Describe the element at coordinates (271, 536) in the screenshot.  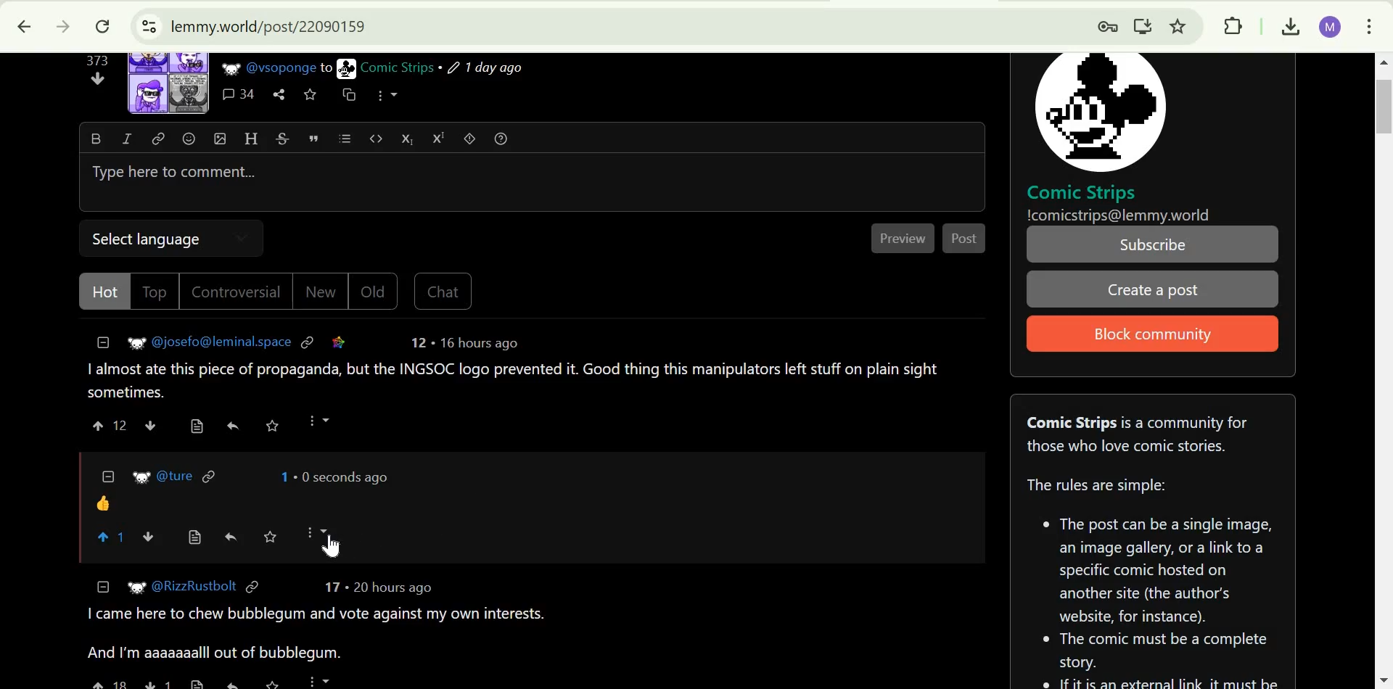
I see `Save` at that location.